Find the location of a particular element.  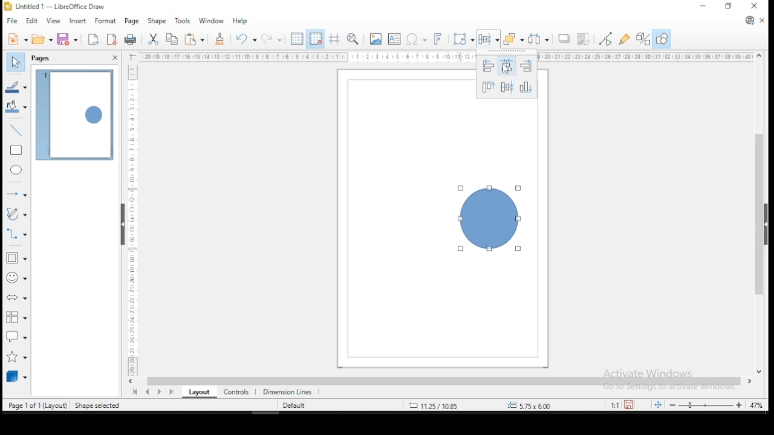

stars and banners is located at coordinates (18, 354).